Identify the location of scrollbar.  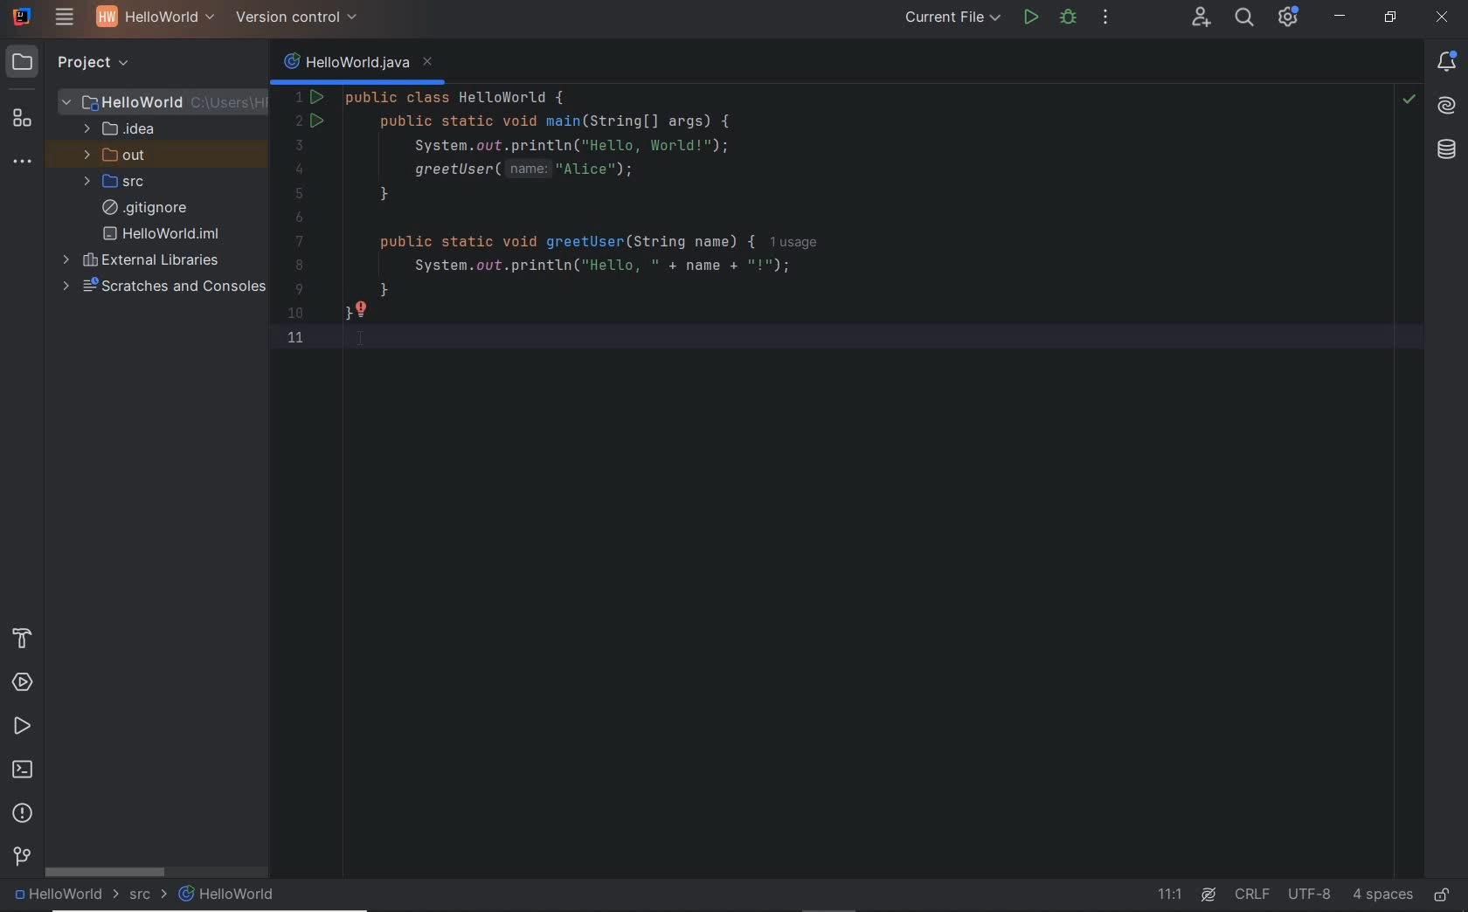
(106, 870).